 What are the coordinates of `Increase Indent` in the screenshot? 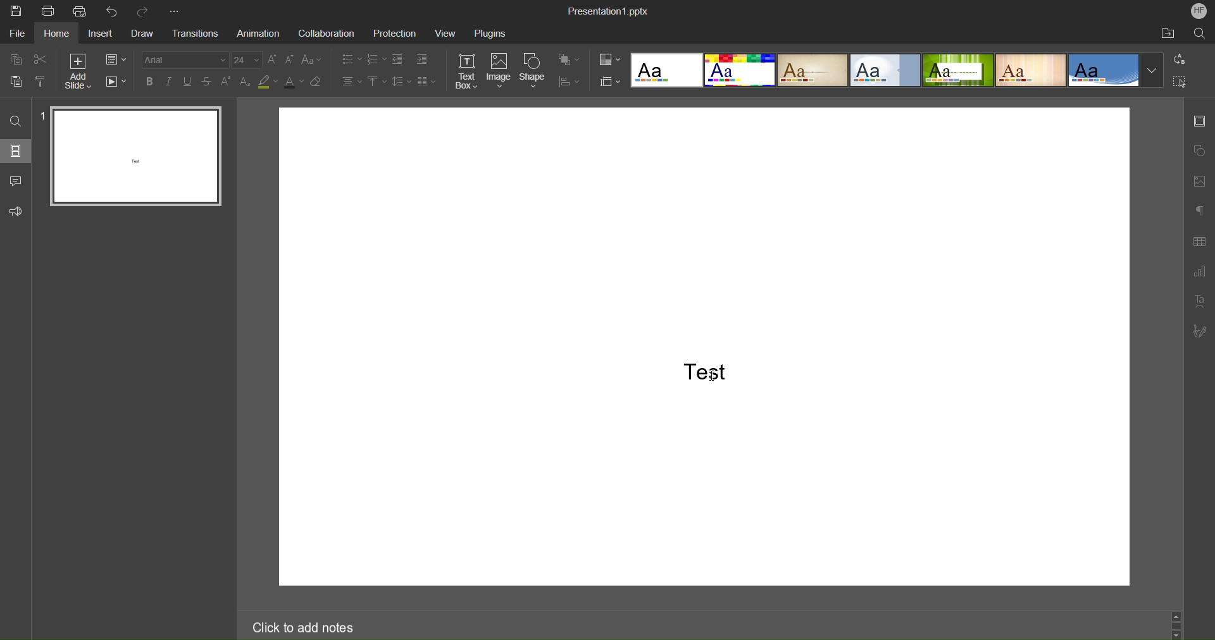 It's located at (421, 59).